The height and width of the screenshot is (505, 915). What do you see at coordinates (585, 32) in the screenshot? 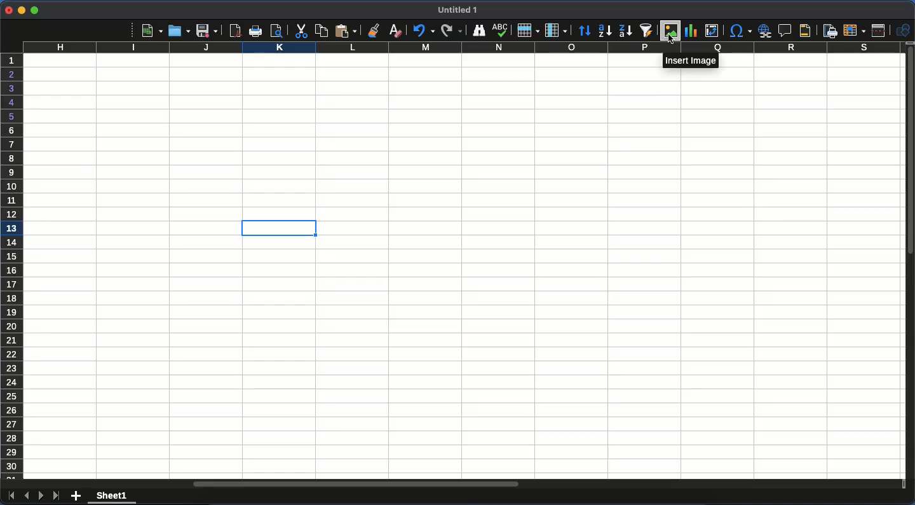
I see `sort` at bounding box center [585, 32].